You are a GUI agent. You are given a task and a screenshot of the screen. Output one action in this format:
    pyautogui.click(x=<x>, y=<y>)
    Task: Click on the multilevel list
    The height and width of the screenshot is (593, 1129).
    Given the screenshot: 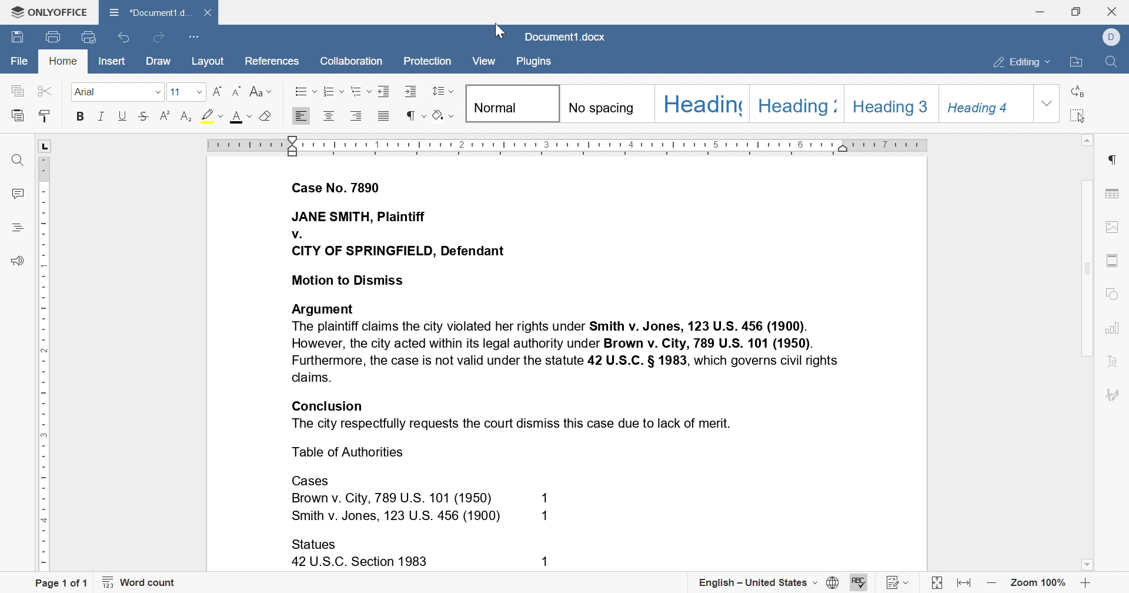 What is the action you would take?
    pyautogui.click(x=360, y=91)
    